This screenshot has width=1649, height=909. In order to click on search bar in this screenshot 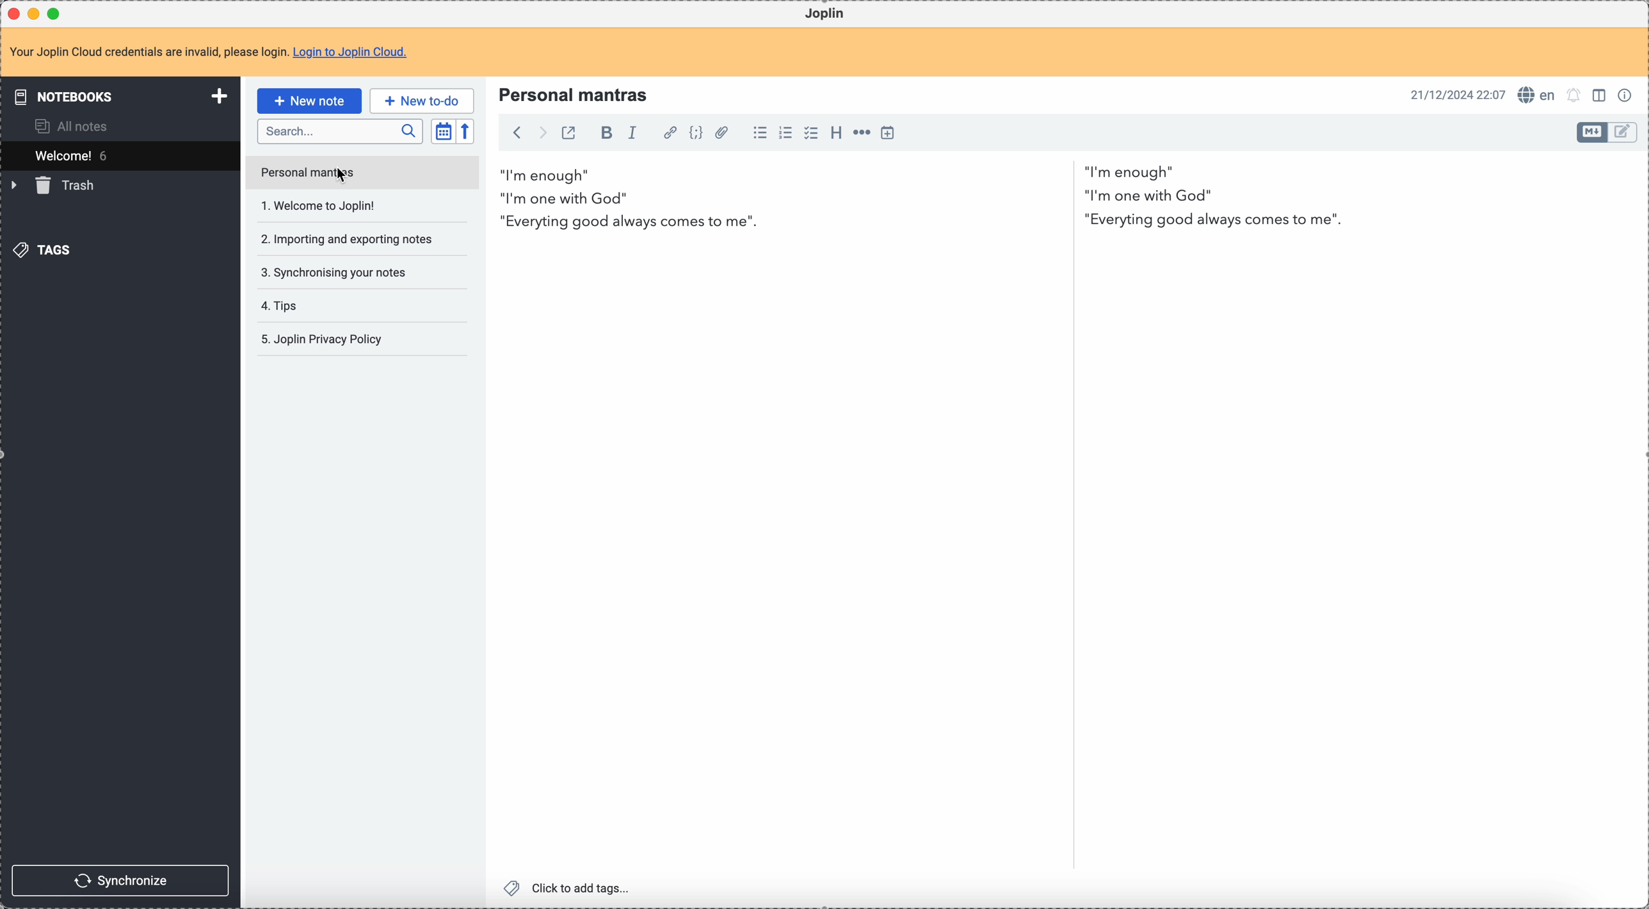, I will do `click(339, 130)`.